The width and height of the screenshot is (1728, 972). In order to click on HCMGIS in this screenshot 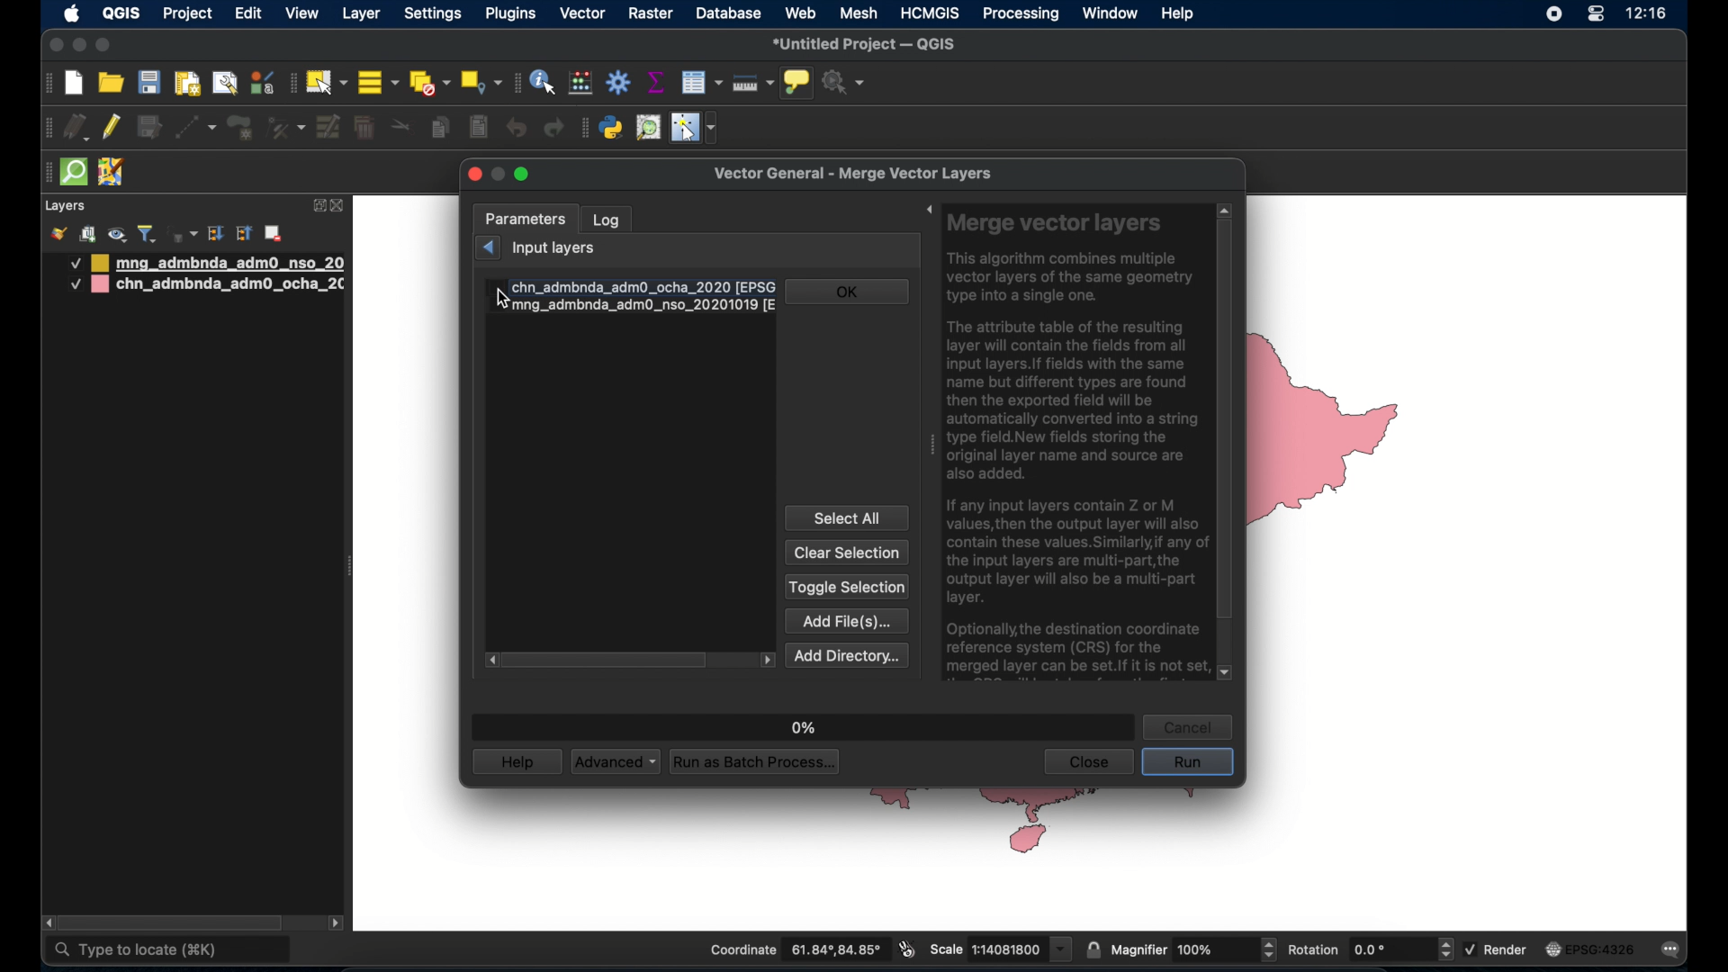, I will do `click(930, 13)`.